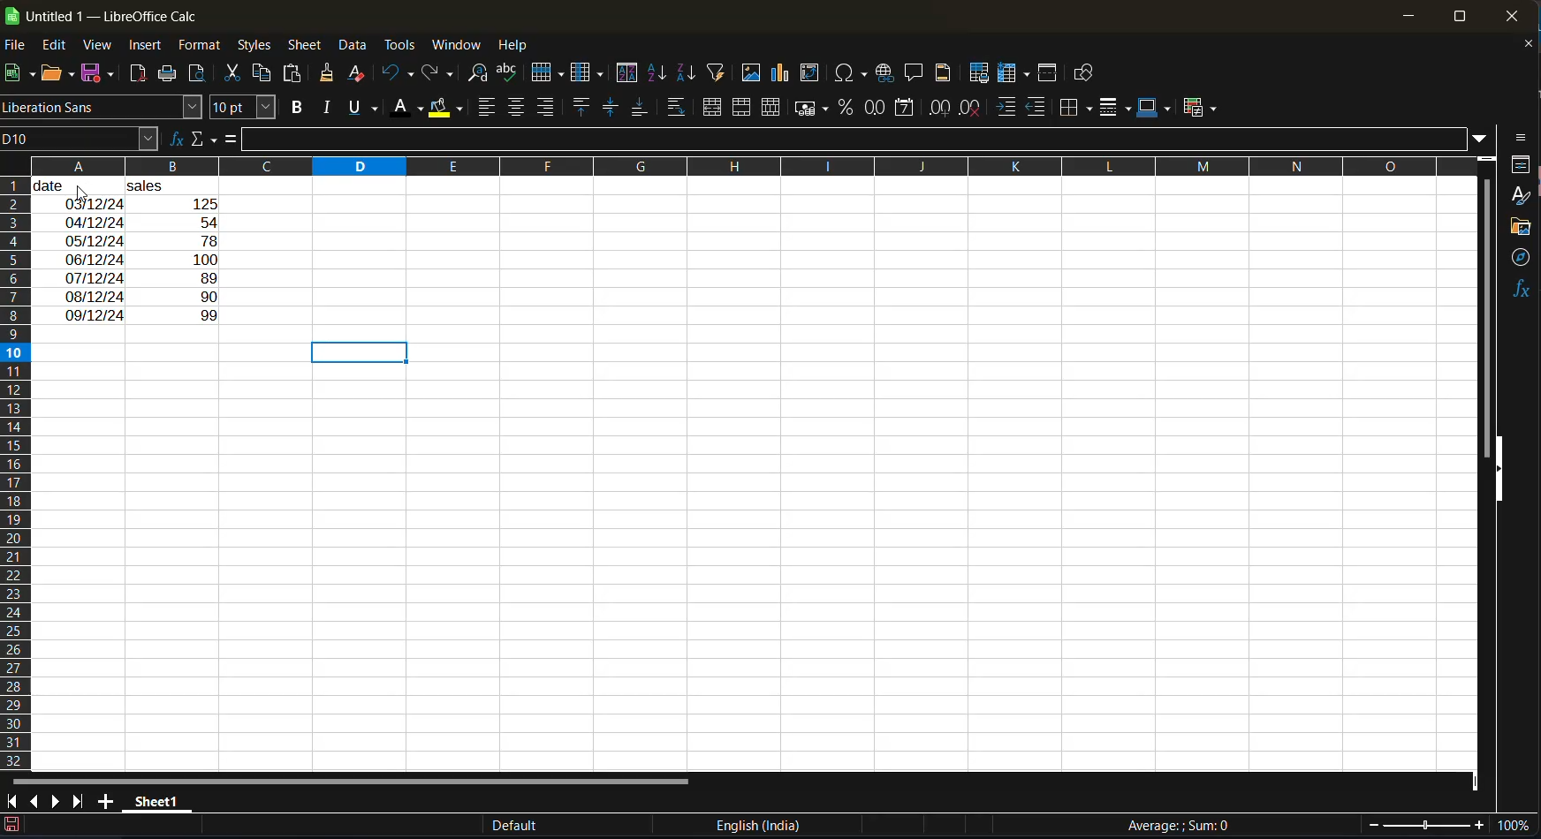 This screenshot has width=1541, height=839. I want to click on print, so click(169, 74).